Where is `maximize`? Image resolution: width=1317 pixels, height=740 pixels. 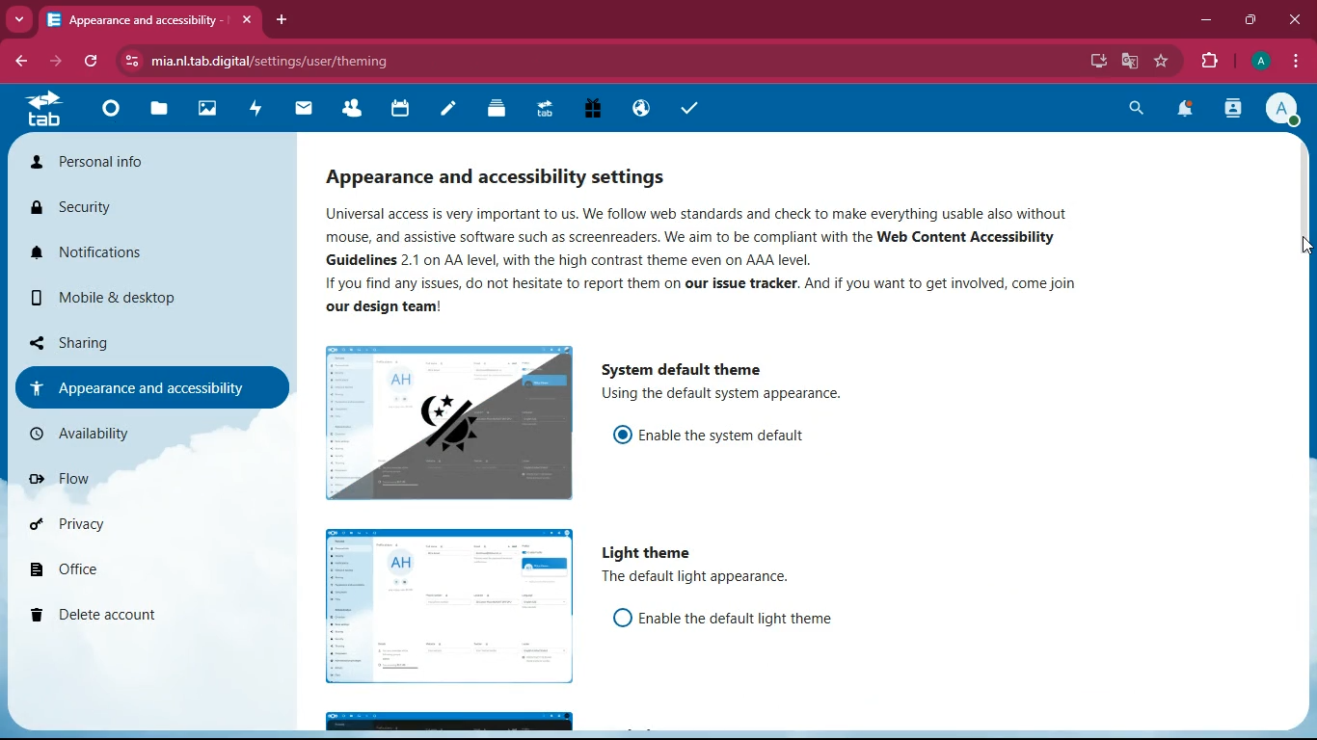
maximize is located at coordinates (1252, 16).